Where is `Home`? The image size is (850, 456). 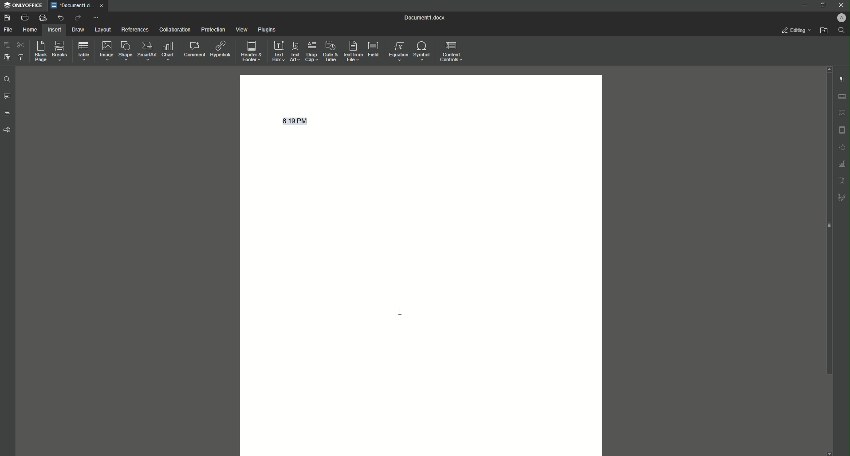 Home is located at coordinates (31, 30).